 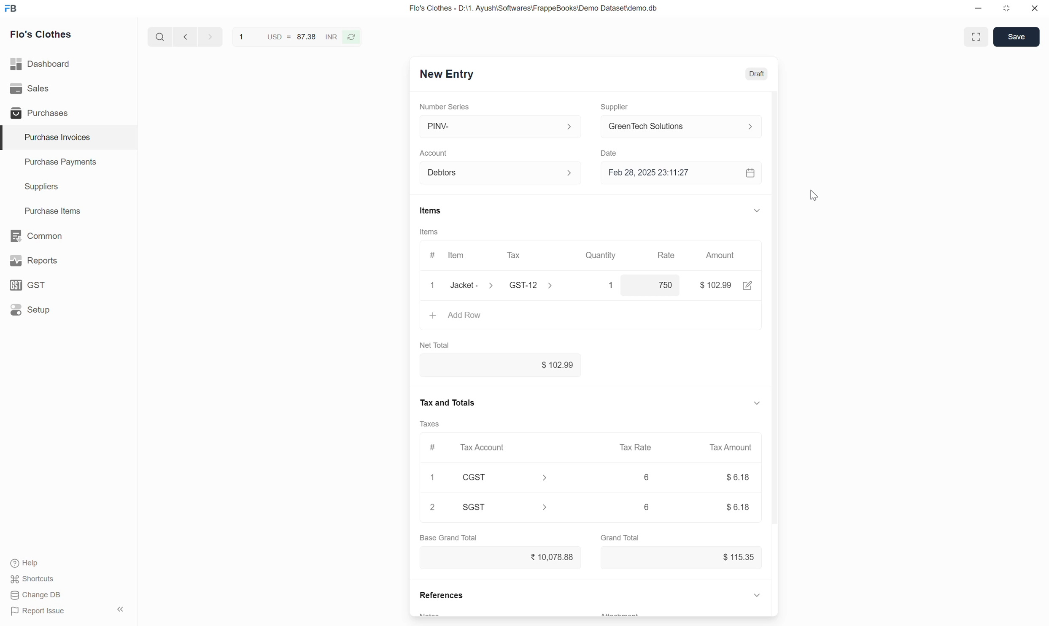 I want to click on Tax, so click(x=530, y=256).